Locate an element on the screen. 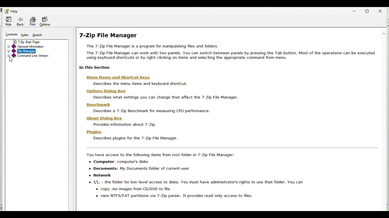 Image resolution: width=389 pixels, height=218 pixels. | In This Section is located at coordinates (93, 68).